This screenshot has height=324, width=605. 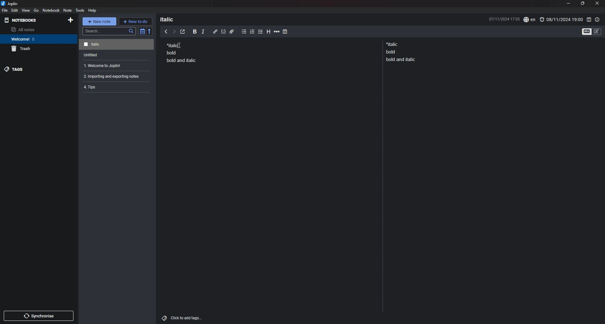 What do you see at coordinates (36, 10) in the screenshot?
I see `go` at bounding box center [36, 10].